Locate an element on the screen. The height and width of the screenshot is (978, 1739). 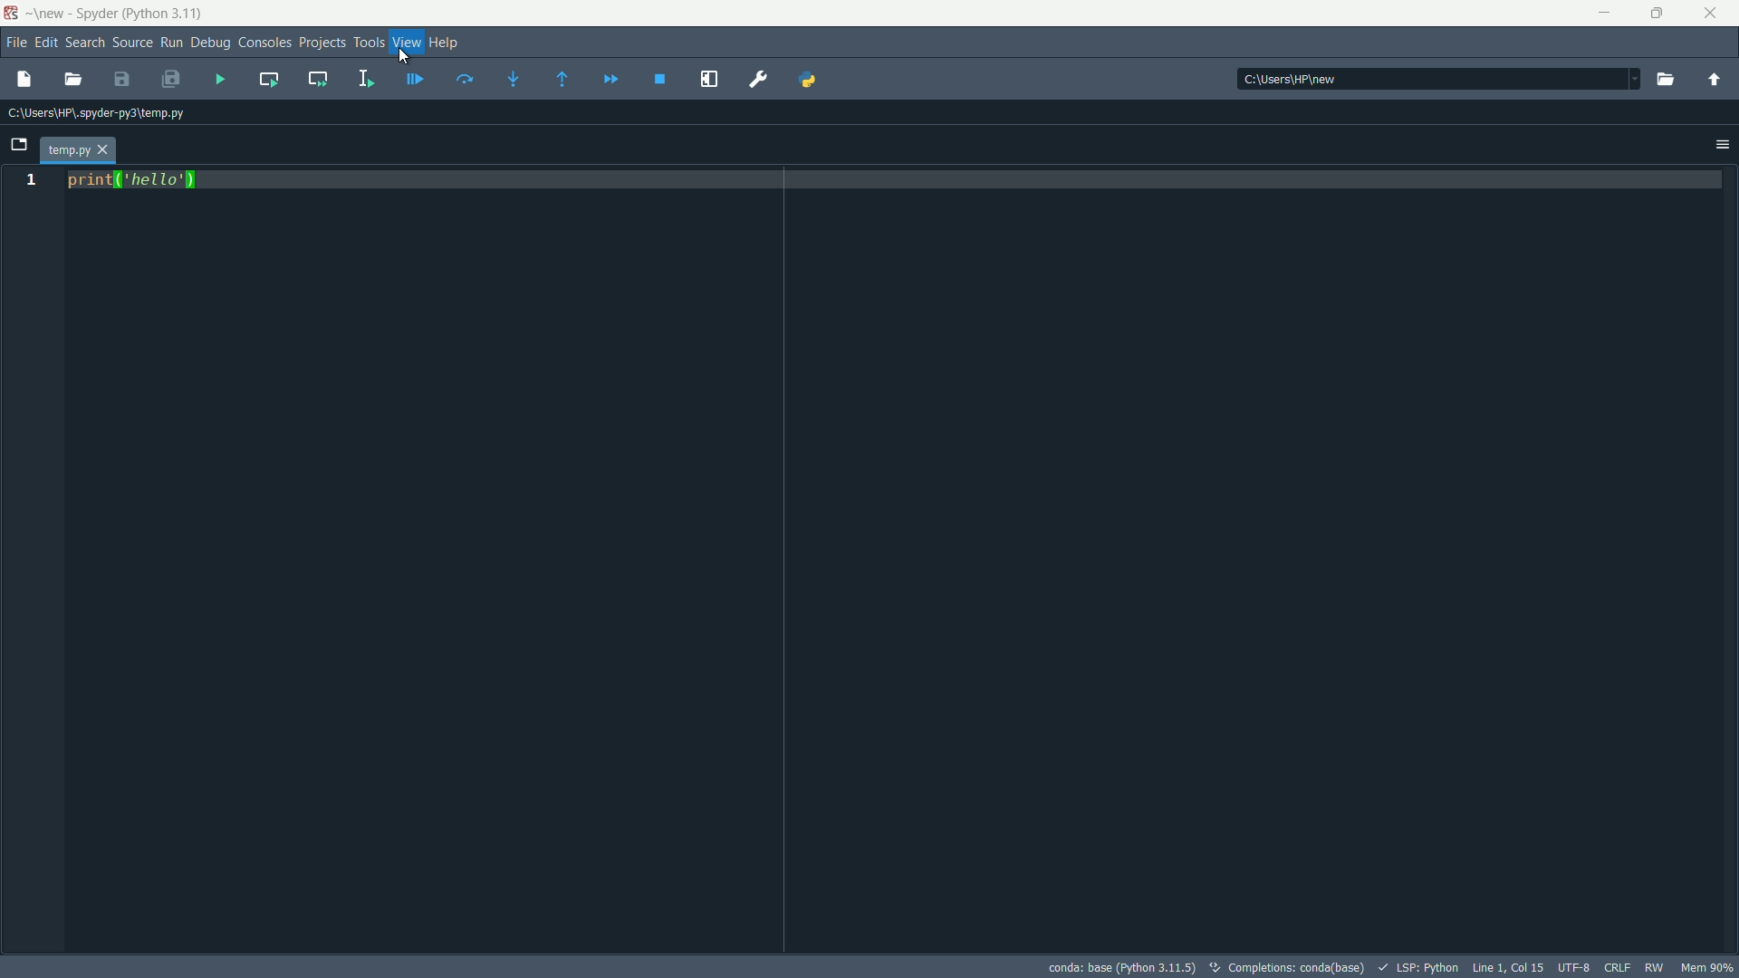
minimize is located at coordinates (1609, 14).